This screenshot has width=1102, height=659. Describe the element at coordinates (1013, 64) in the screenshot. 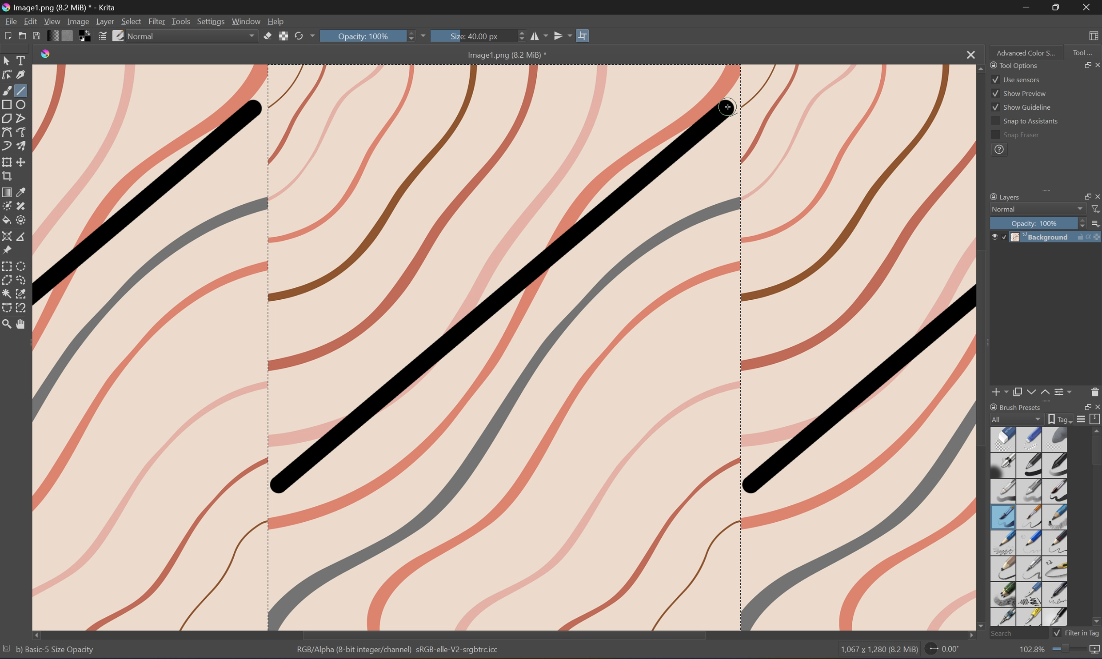

I see `Tool Options` at that location.